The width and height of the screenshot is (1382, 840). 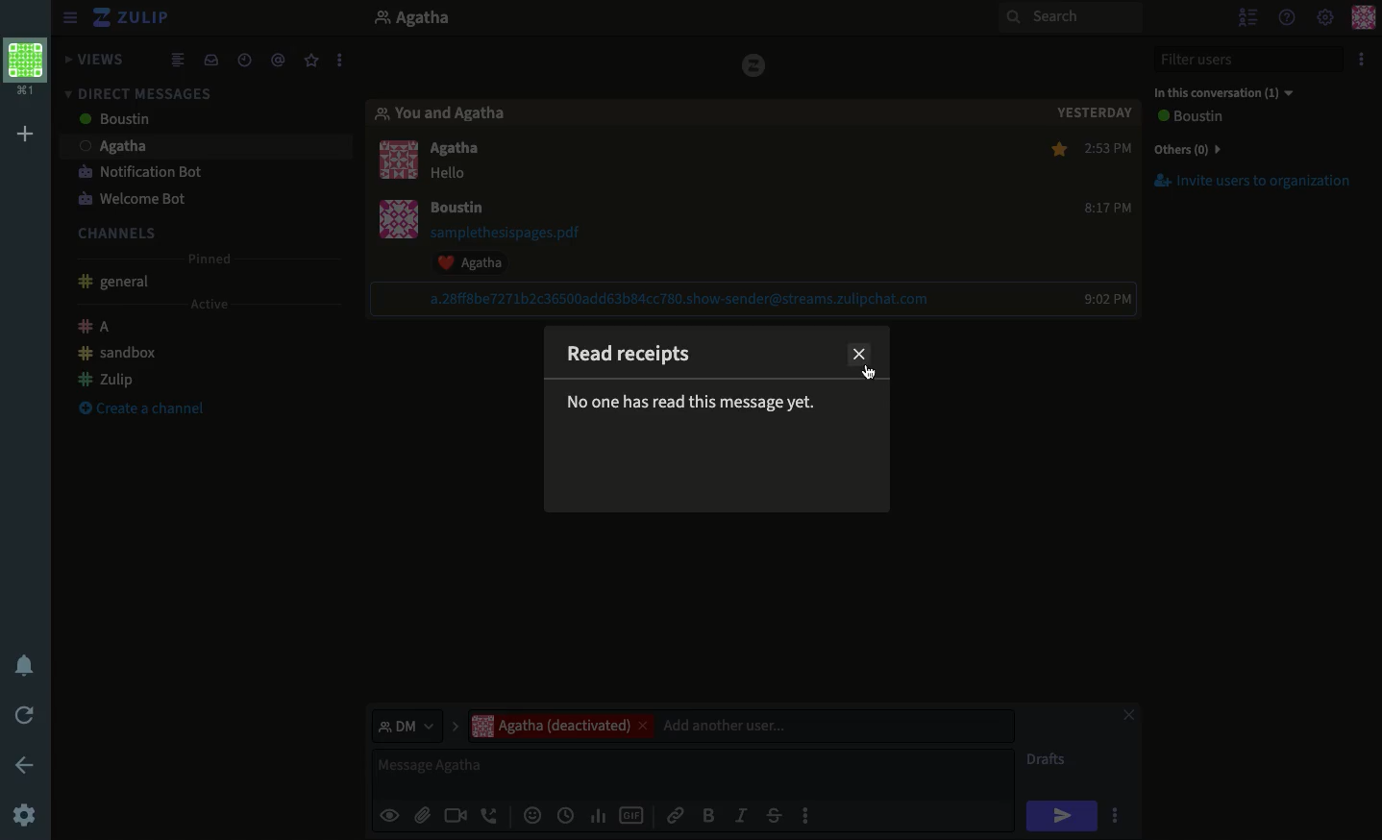 I want to click on yesterday, so click(x=1098, y=114).